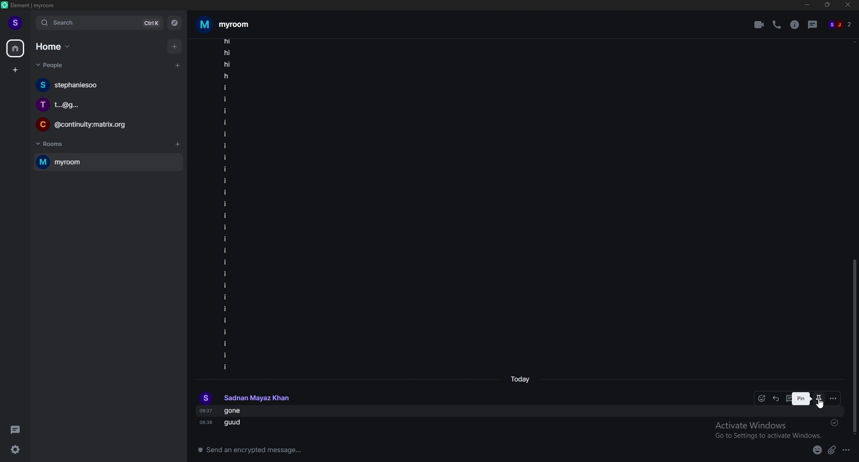 This screenshot has width=859, height=462. Describe the element at coordinates (106, 124) in the screenshot. I see `chat` at that location.